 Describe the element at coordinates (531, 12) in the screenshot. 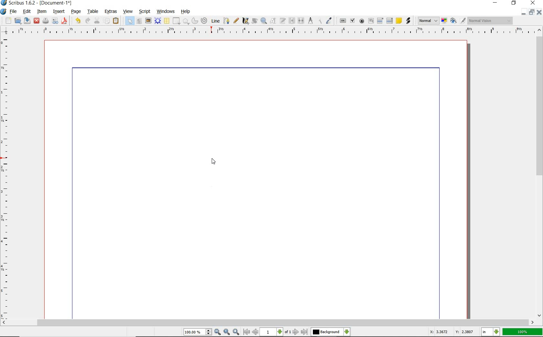

I see `Minimize` at that location.